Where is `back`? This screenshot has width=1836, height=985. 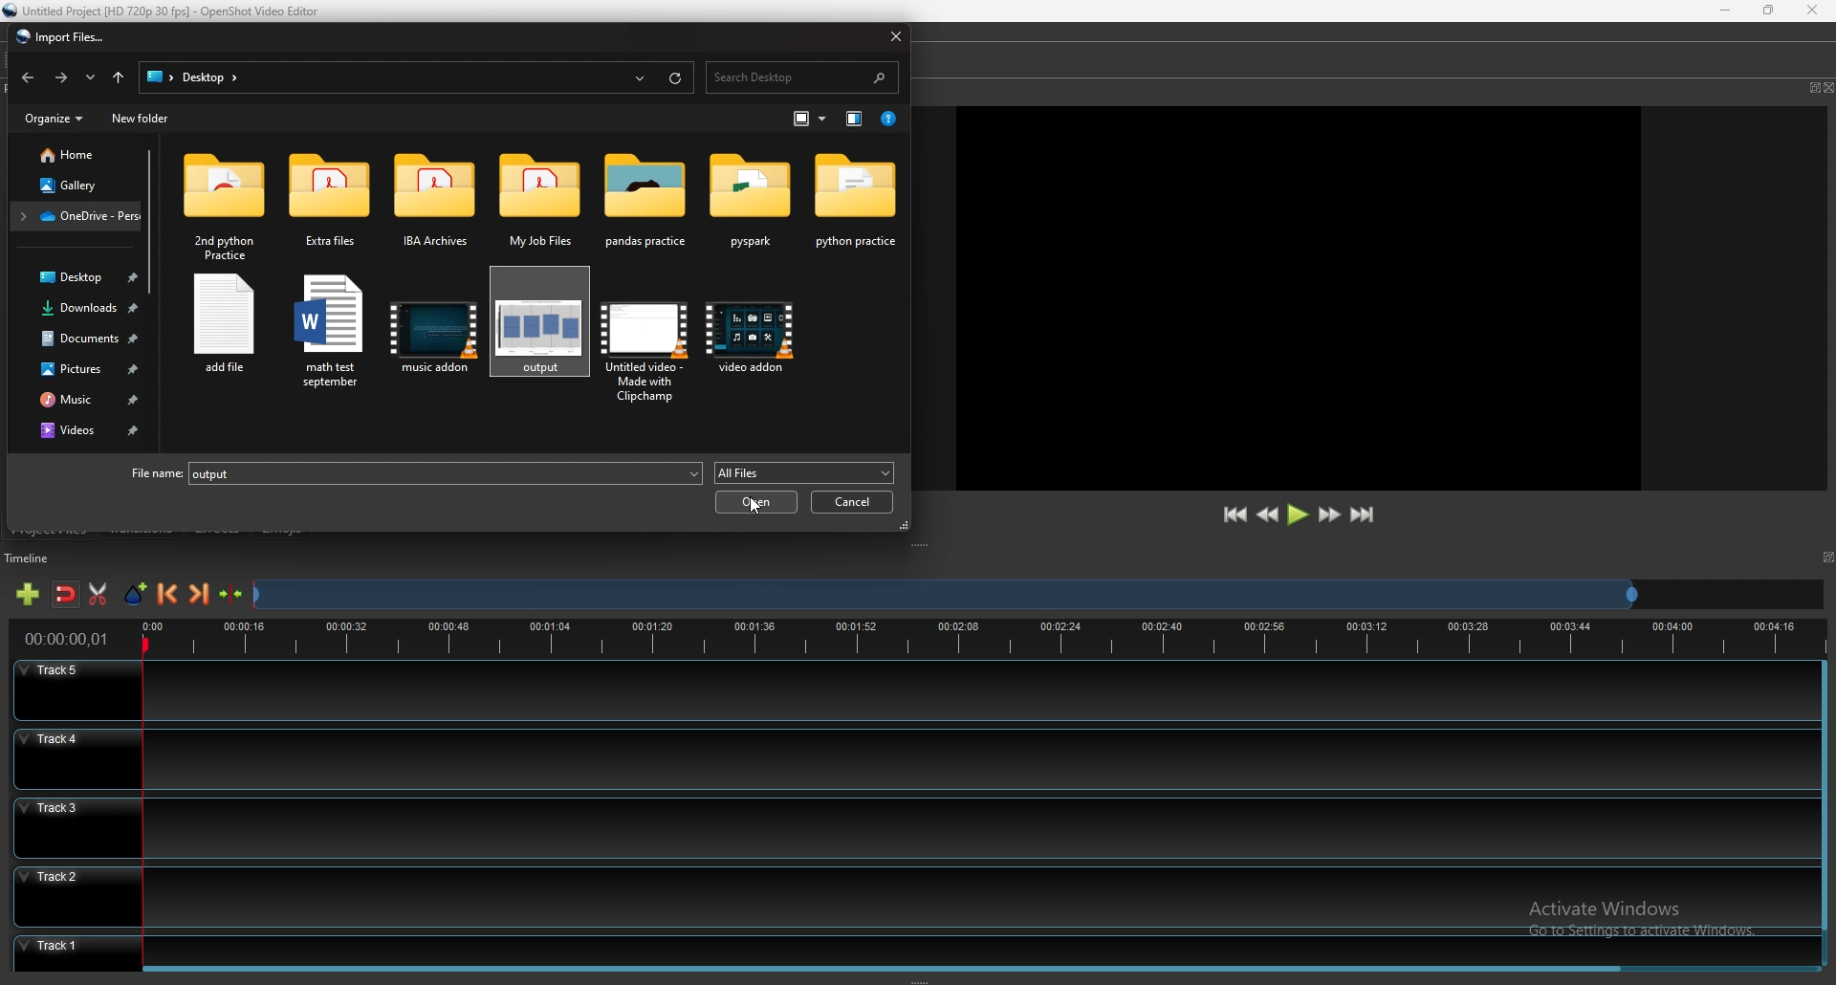
back is located at coordinates (28, 76).